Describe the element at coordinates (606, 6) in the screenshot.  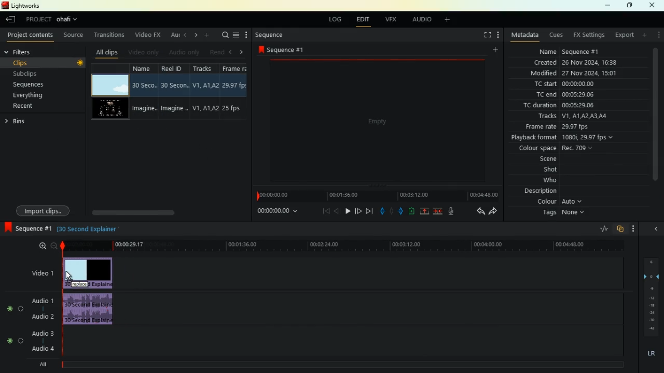
I see `minimize` at that location.